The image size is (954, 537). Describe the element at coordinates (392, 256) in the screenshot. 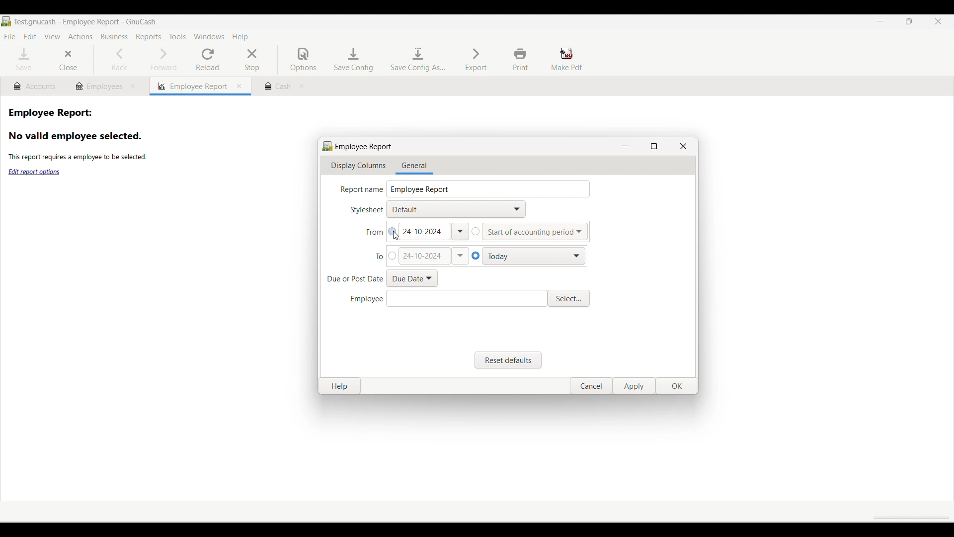

I see `Select manually changing end date of report` at that location.